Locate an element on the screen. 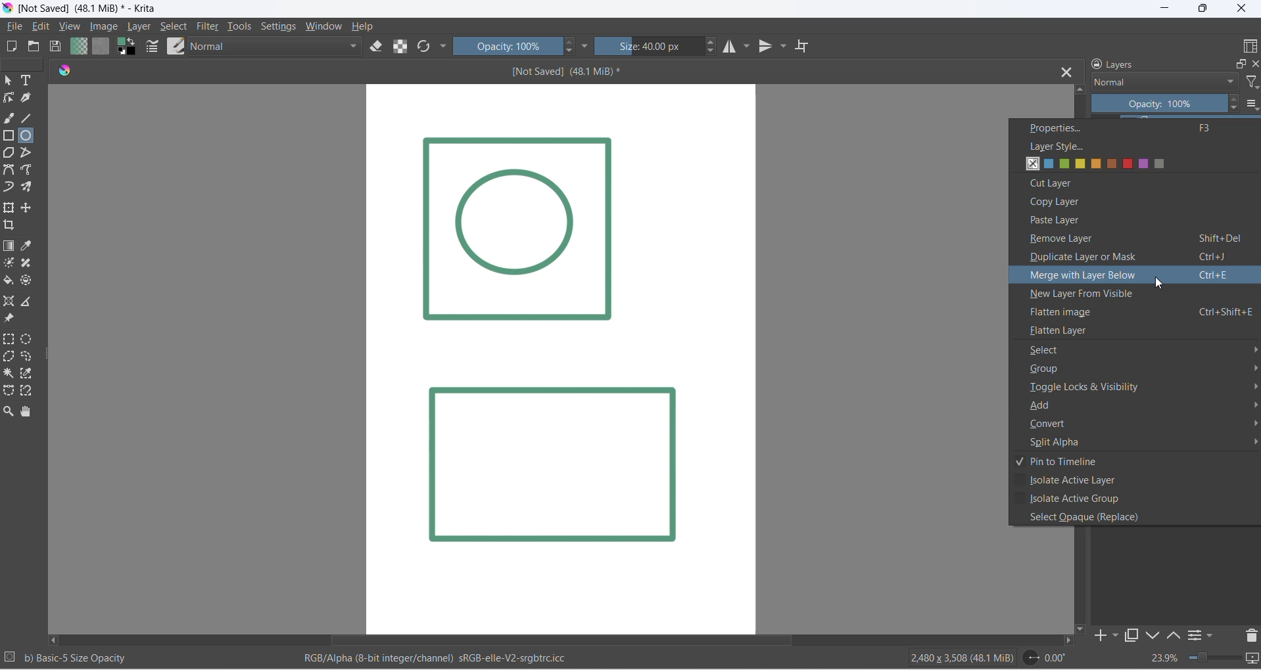  preserve alpha is located at coordinates (402, 47).